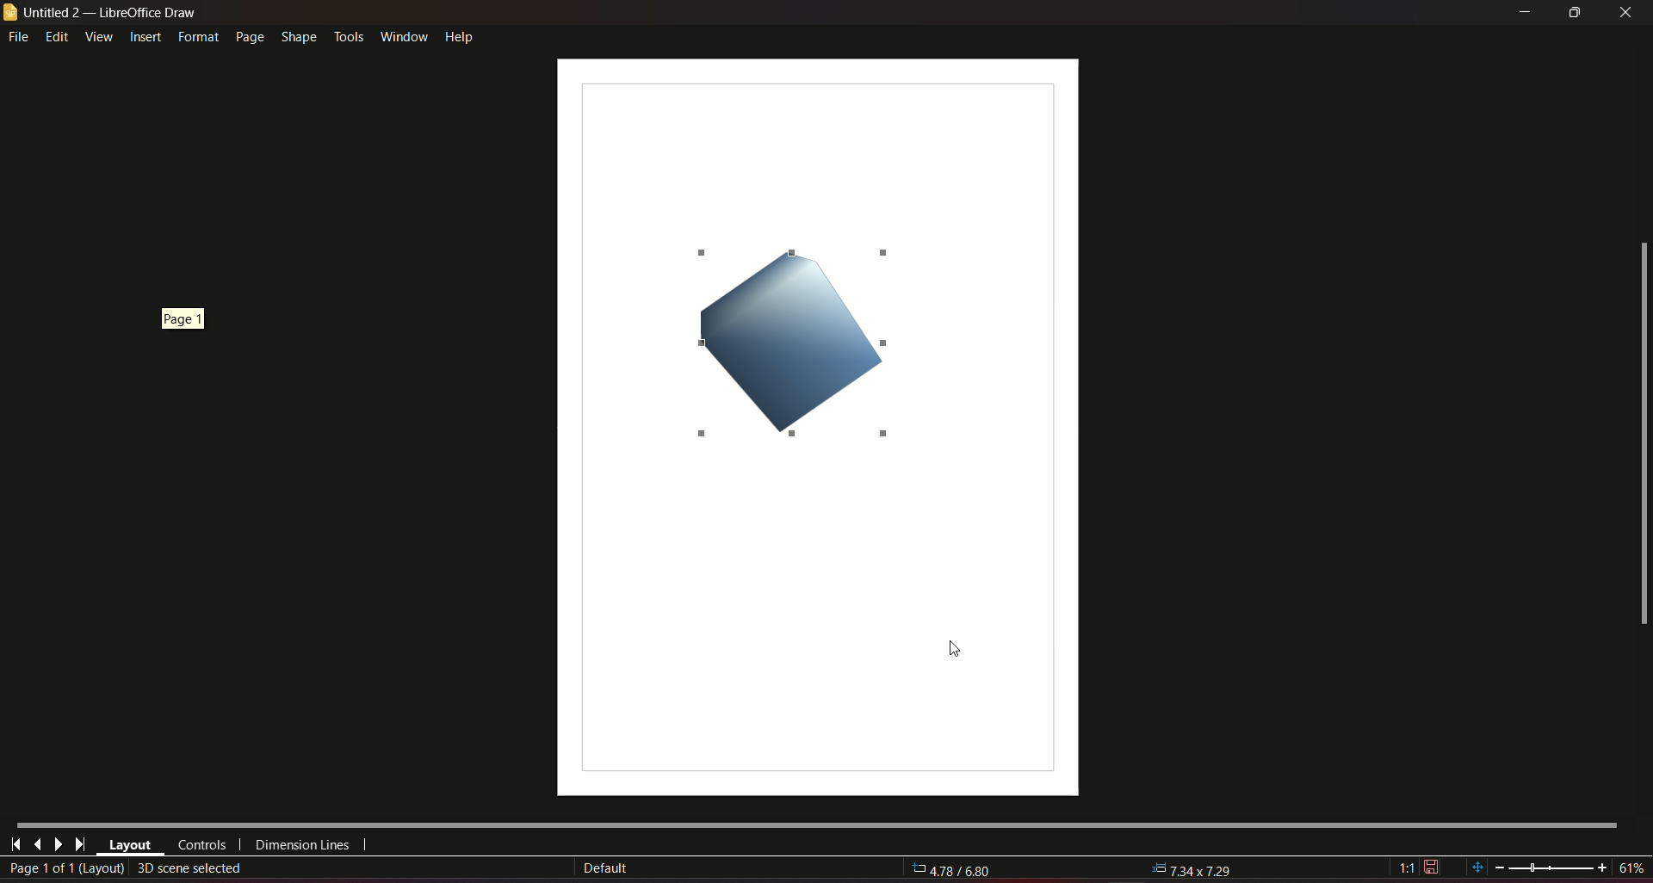 The image size is (1653, 883). I want to click on view, so click(98, 36).